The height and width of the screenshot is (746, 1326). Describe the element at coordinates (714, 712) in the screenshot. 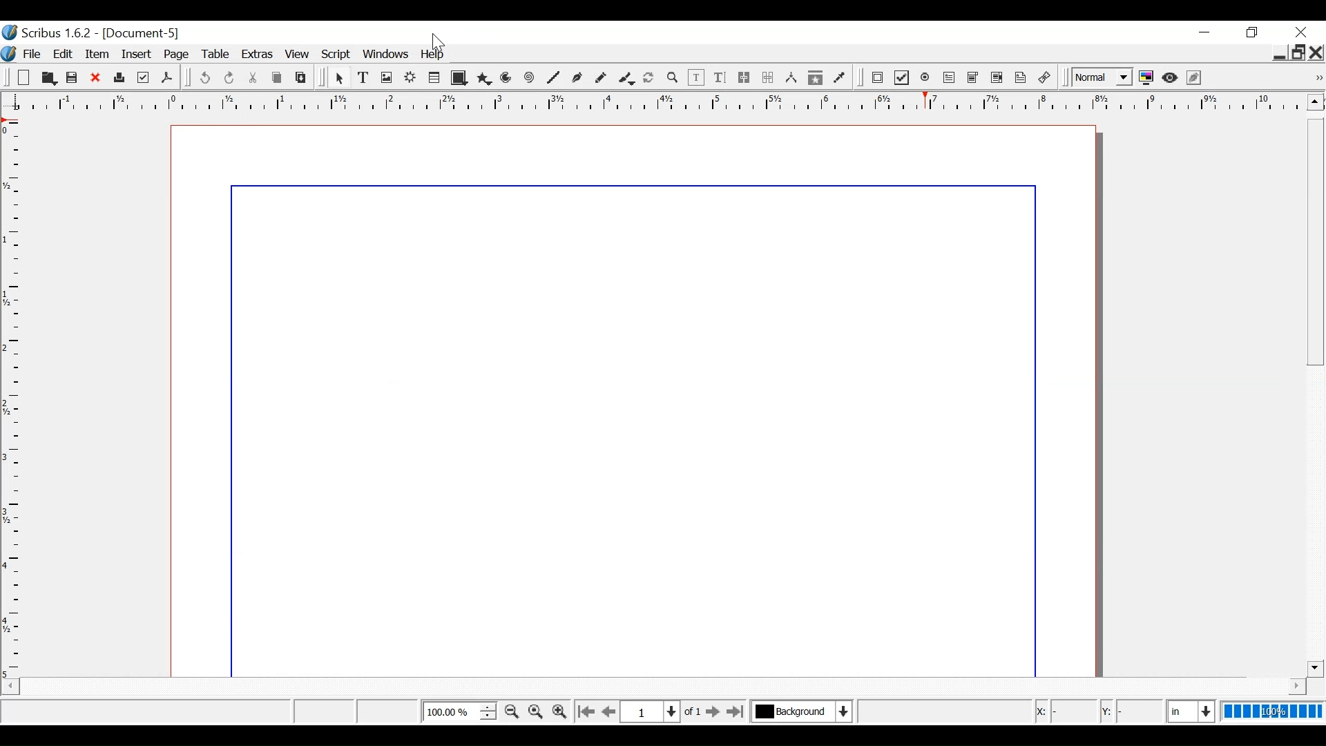

I see `Go to the next page` at that location.